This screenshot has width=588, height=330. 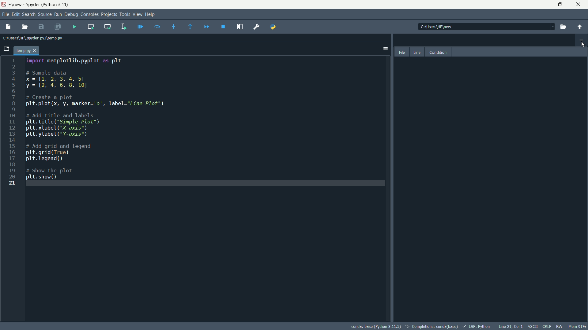 What do you see at coordinates (44, 15) in the screenshot?
I see `source menu` at bounding box center [44, 15].